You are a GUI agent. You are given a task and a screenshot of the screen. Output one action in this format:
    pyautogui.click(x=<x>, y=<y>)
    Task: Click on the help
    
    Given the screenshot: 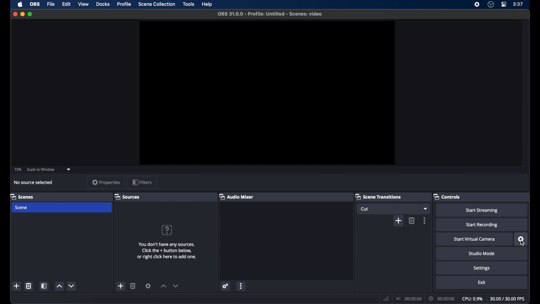 What is the action you would take?
    pyautogui.click(x=208, y=4)
    